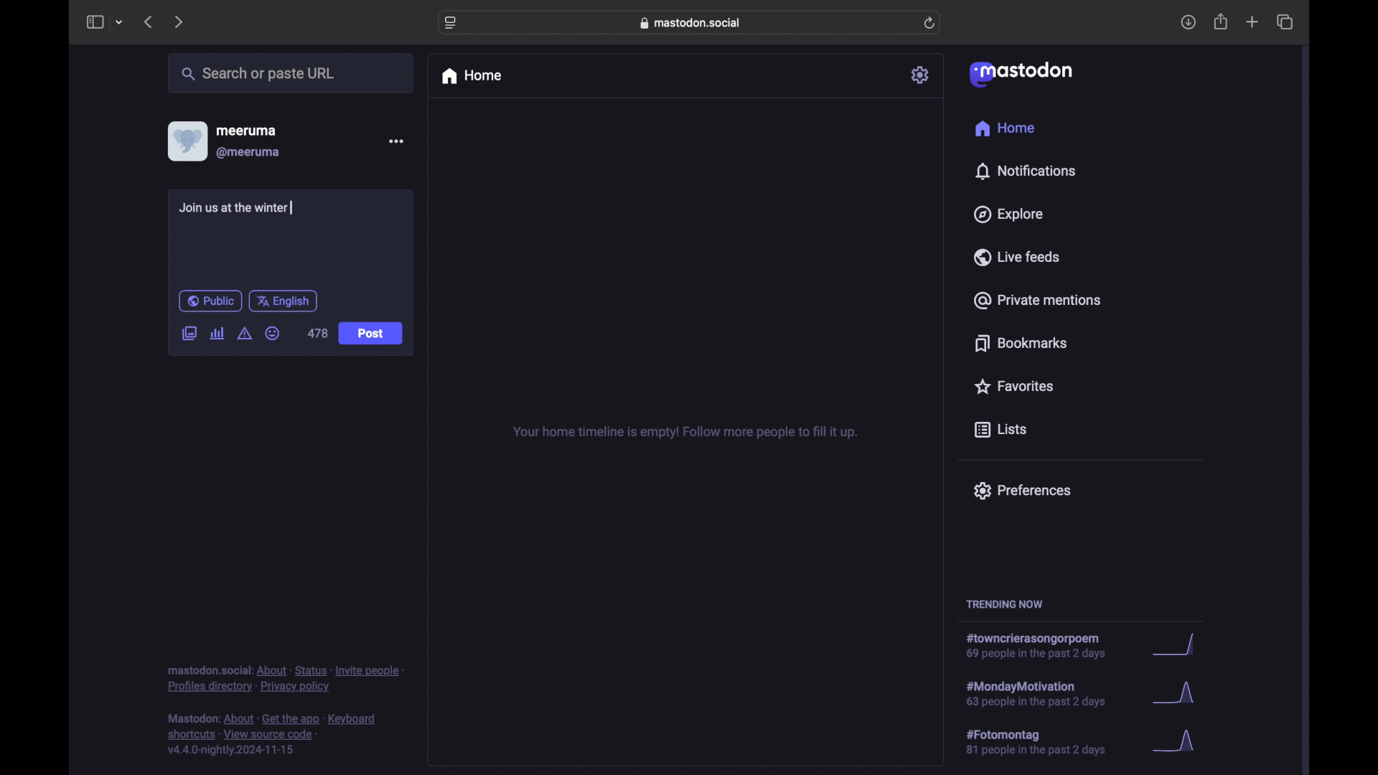 The height and width of the screenshot is (775, 1378). I want to click on home, so click(471, 76).